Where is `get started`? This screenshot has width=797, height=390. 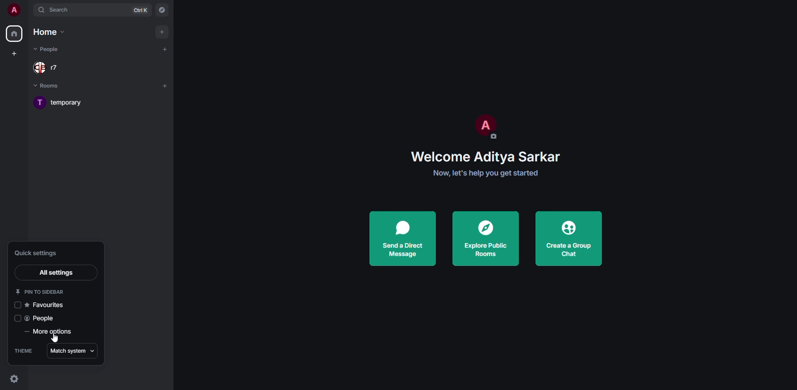
get started is located at coordinates (489, 173).